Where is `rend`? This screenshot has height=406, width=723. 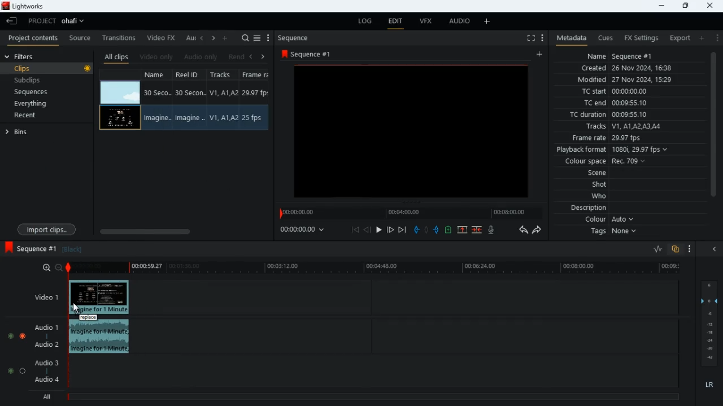 rend is located at coordinates (236, 58).